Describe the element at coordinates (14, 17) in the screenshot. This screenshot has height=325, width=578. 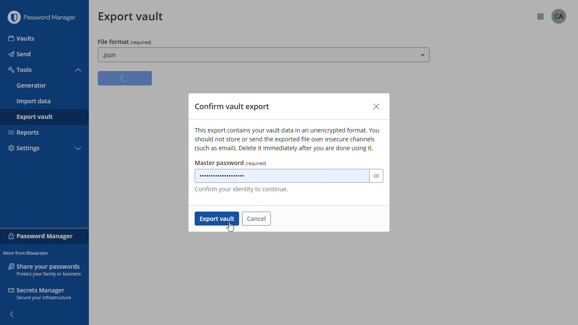
I see `logo` at that location.